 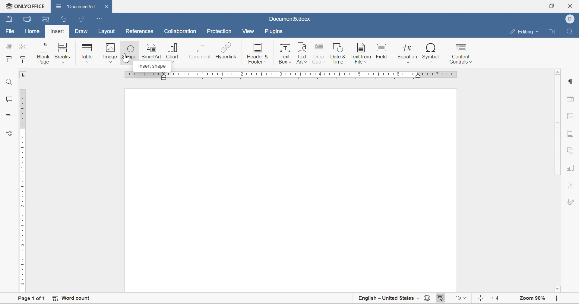 What do you see at coordinates (571, 135) in the screenshot?
I see `header and footer settings` at bounding box center [571, 135].